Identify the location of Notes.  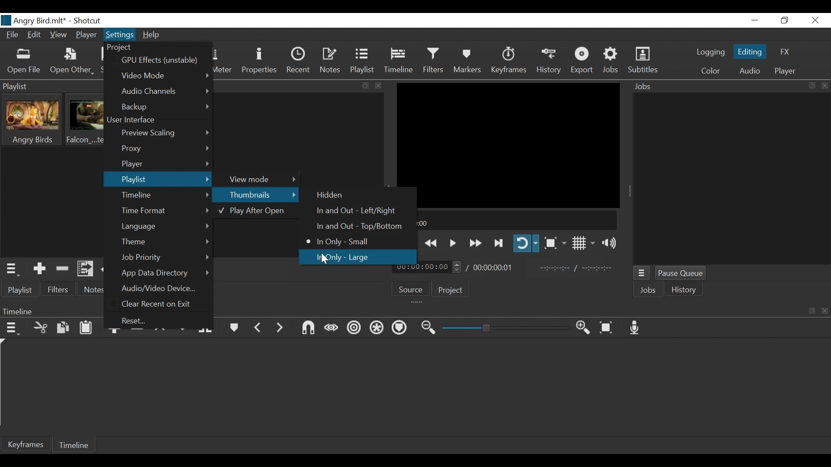
(93, 290).